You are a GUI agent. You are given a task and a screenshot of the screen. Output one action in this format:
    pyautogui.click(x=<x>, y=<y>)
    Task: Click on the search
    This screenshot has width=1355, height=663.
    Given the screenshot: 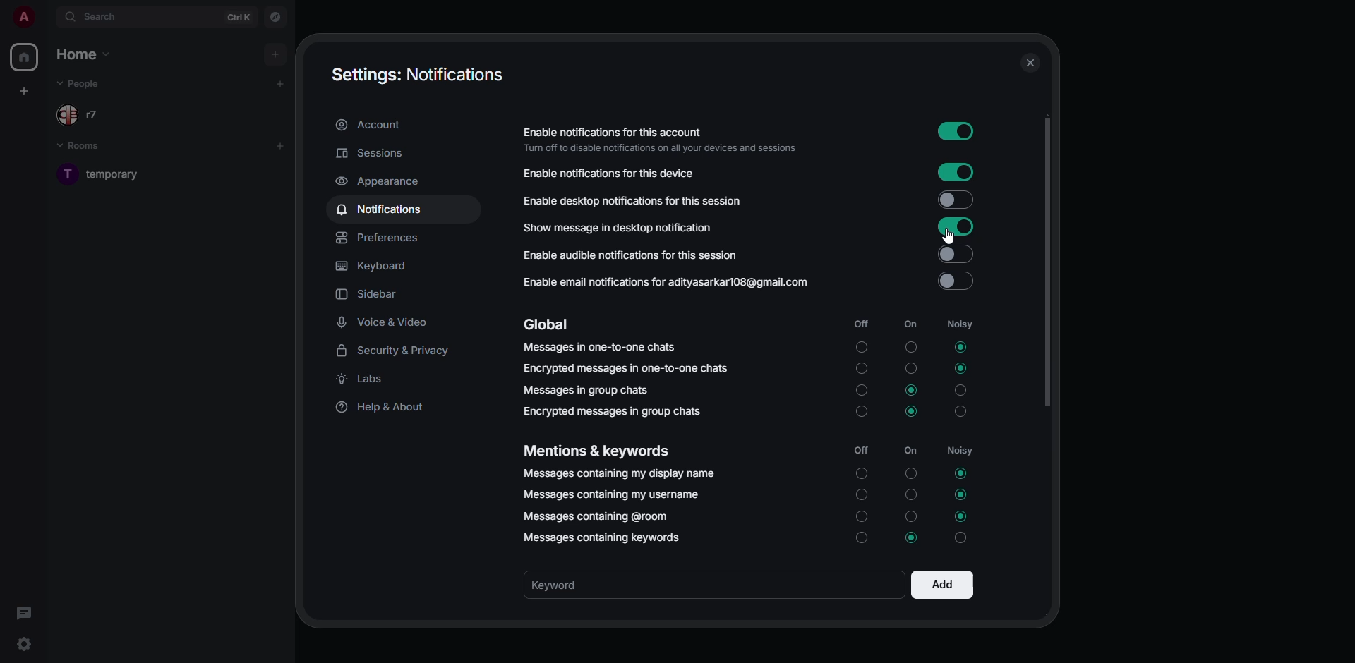 What is the action you would take?
    pyautogui.click(x=92, y=16)
    